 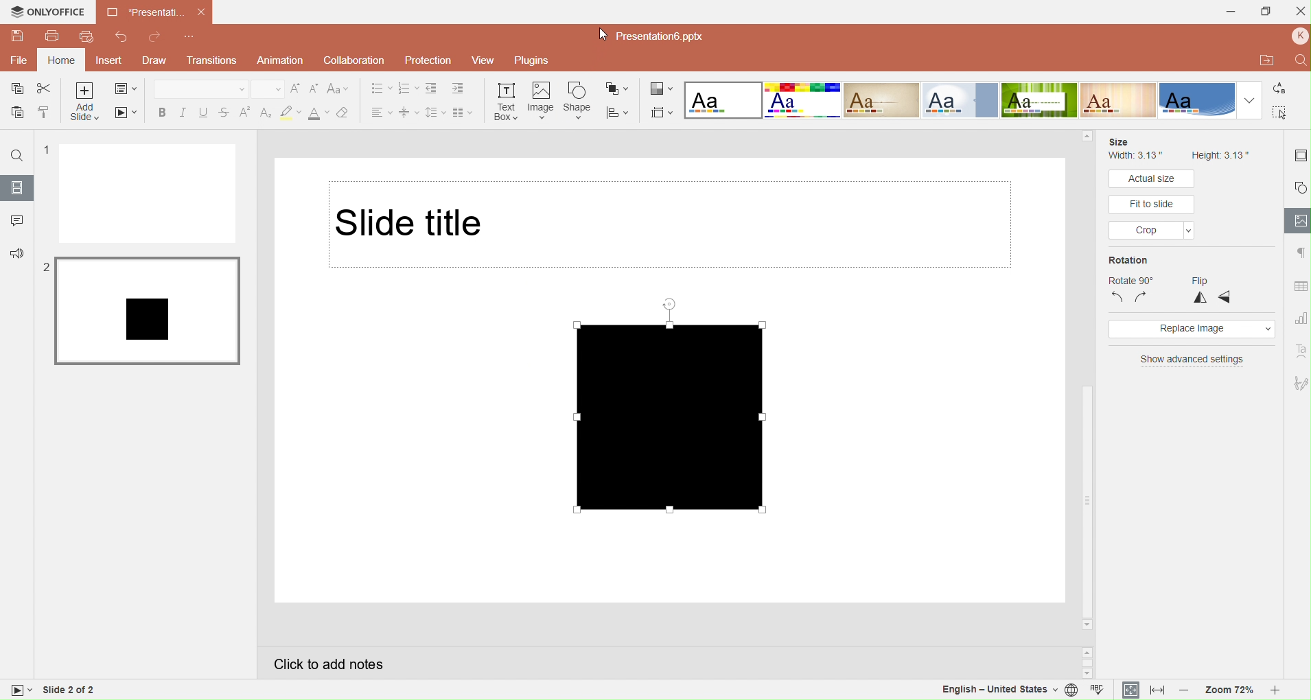 I want to click on 2, so click(x=43, y=268).